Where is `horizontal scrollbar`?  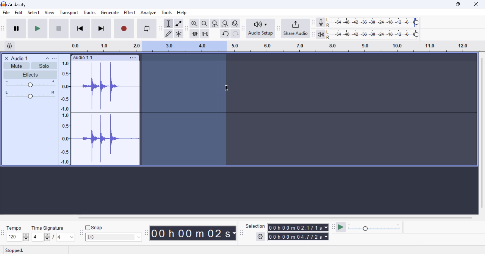 horizontal scrollbar is located at coordinates (280, 217).